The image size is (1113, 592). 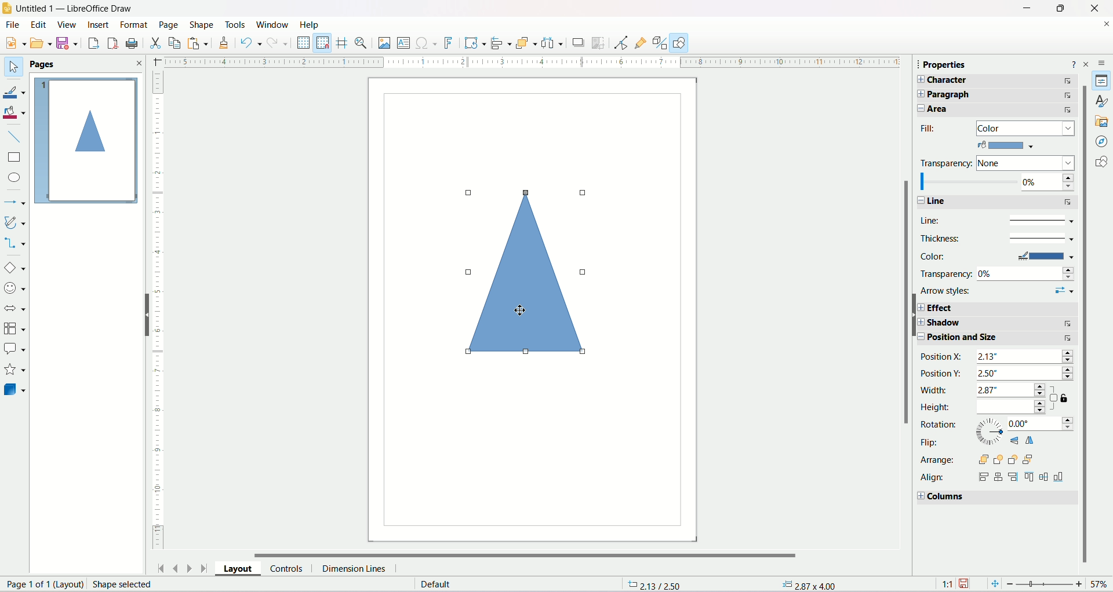 What do you see at coordinates (272, 24) in the screenshot?
I see `Window` at bounding box center [272, 24].